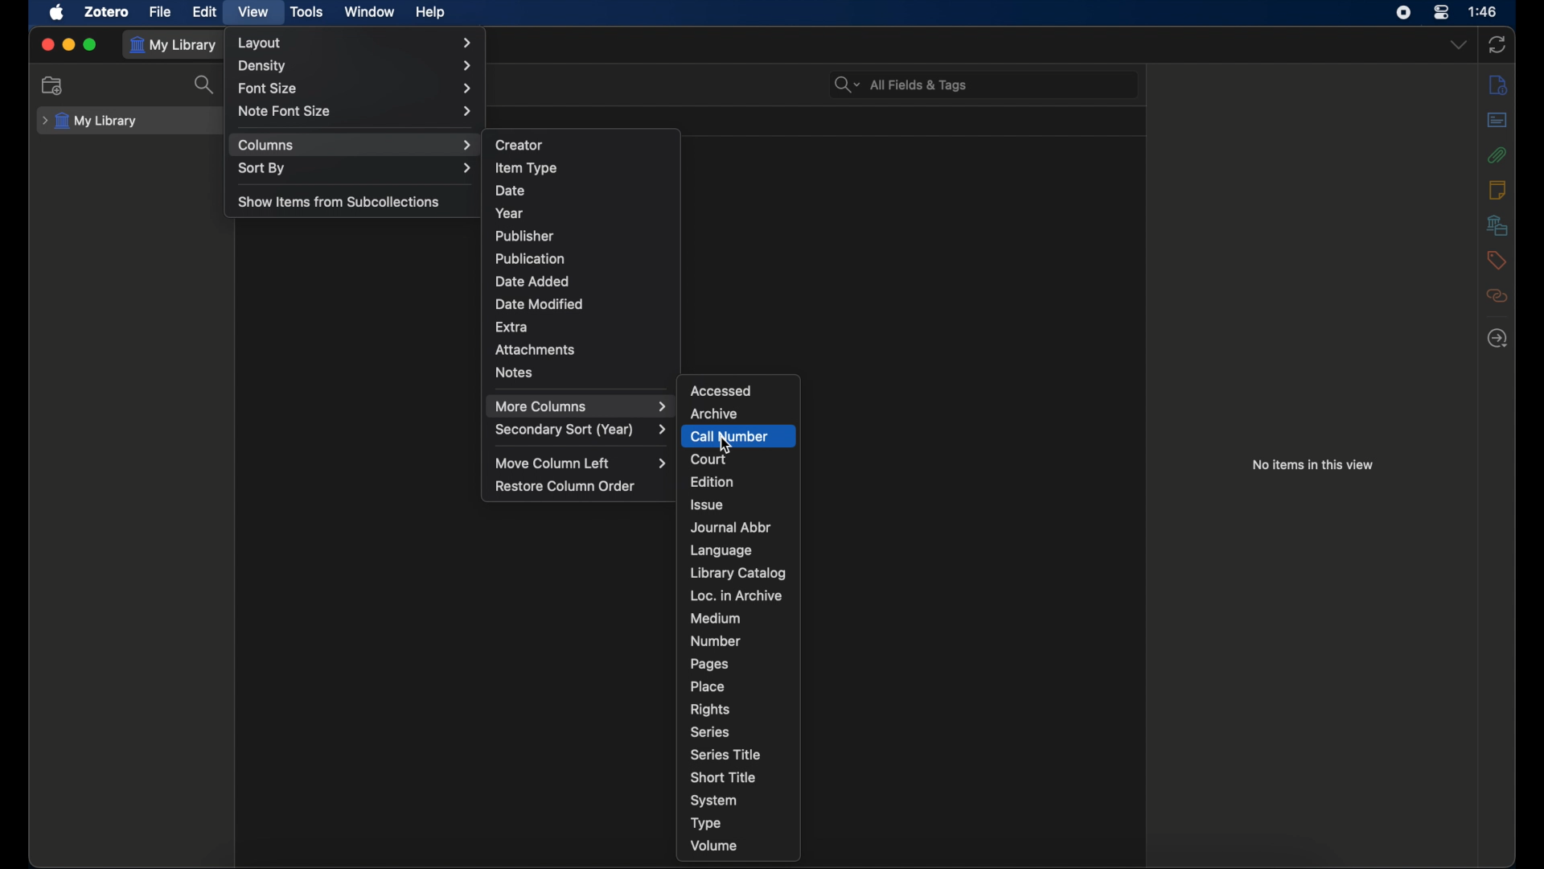 The width and height of the screenshot is (1544, 869). Describe the element at coordinates (708, 686) in the screenshot. I see `place` at that location.